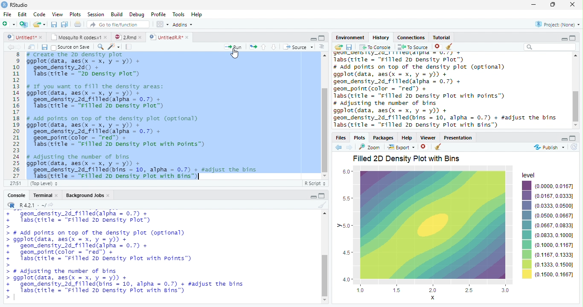  What do you see at coordinates (573, 38) in the screenshot?
I see `maximize` at bounding box center [573, 38].